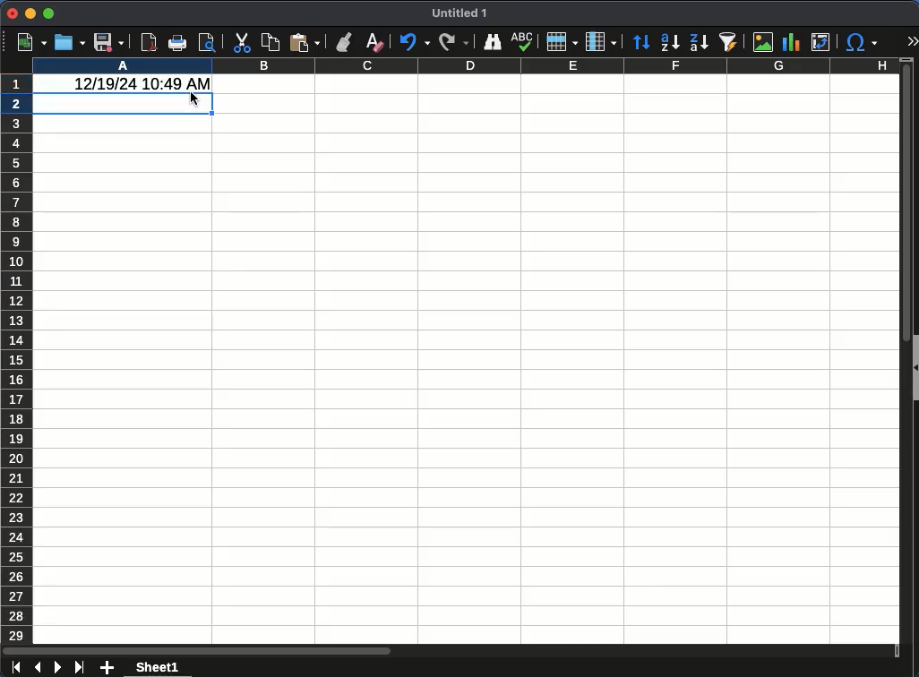  I want to click on print preview, so click(207, 42).